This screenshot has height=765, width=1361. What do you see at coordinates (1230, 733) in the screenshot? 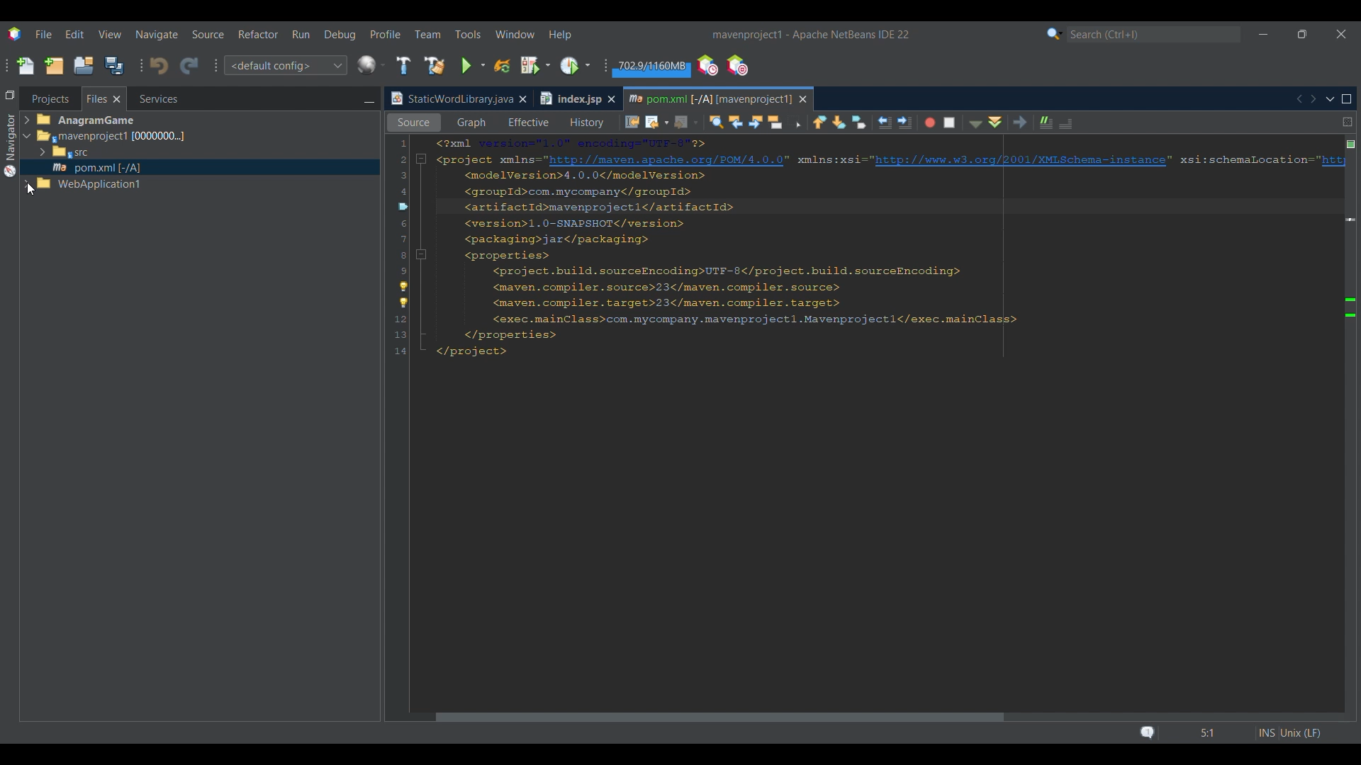
I see `Status bar details changed` at bounding box center [1230, 733].